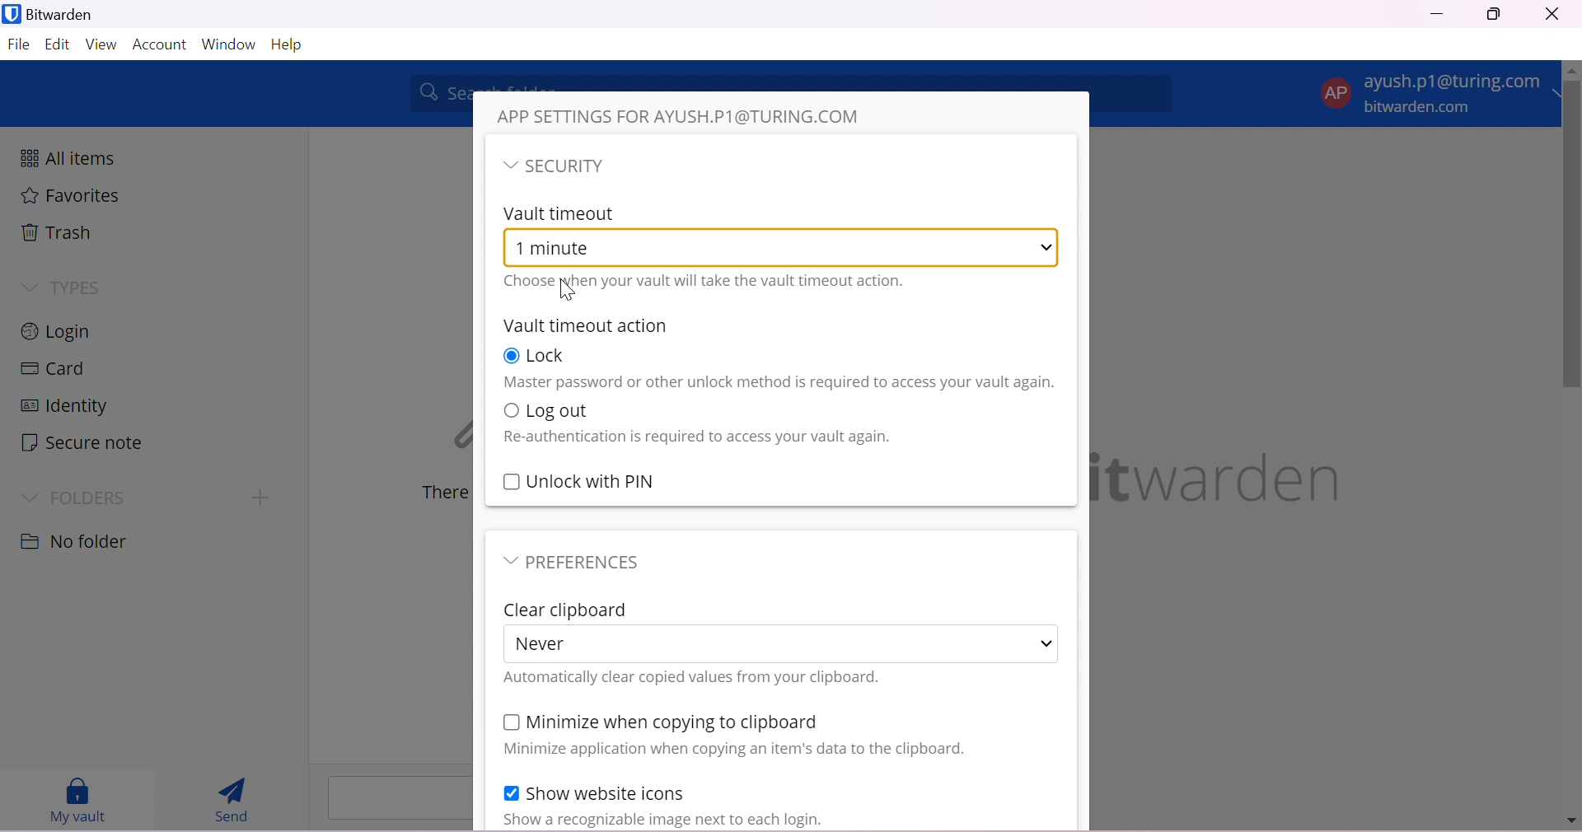  I want to click on Drop Down, so click(508, 166).